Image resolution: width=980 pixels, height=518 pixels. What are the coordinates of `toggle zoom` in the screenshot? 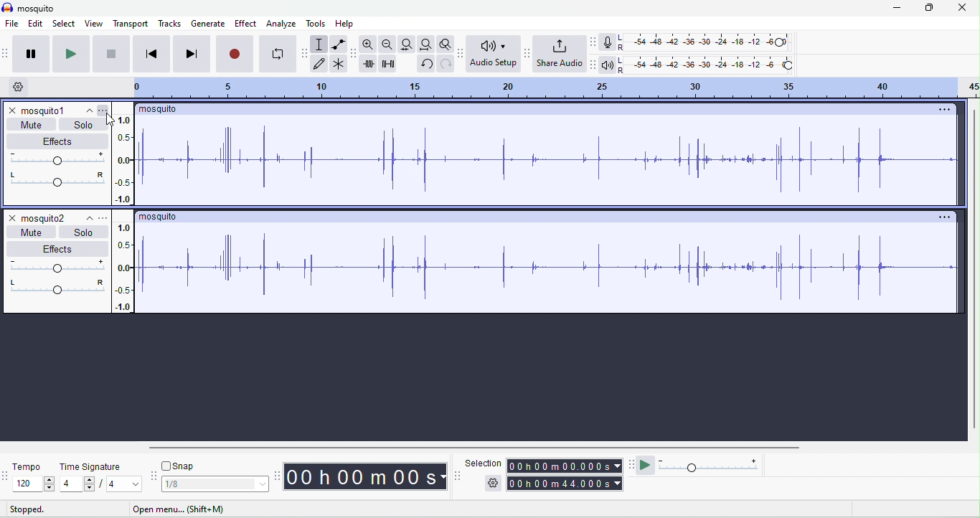 It's located at (446, 44).